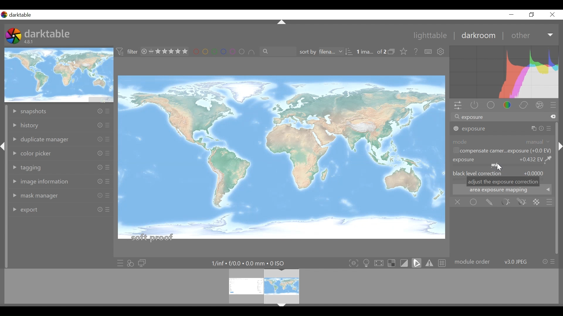 This screenshot has width=563, height=316. I want to click on filter by text, so click(275, 52).